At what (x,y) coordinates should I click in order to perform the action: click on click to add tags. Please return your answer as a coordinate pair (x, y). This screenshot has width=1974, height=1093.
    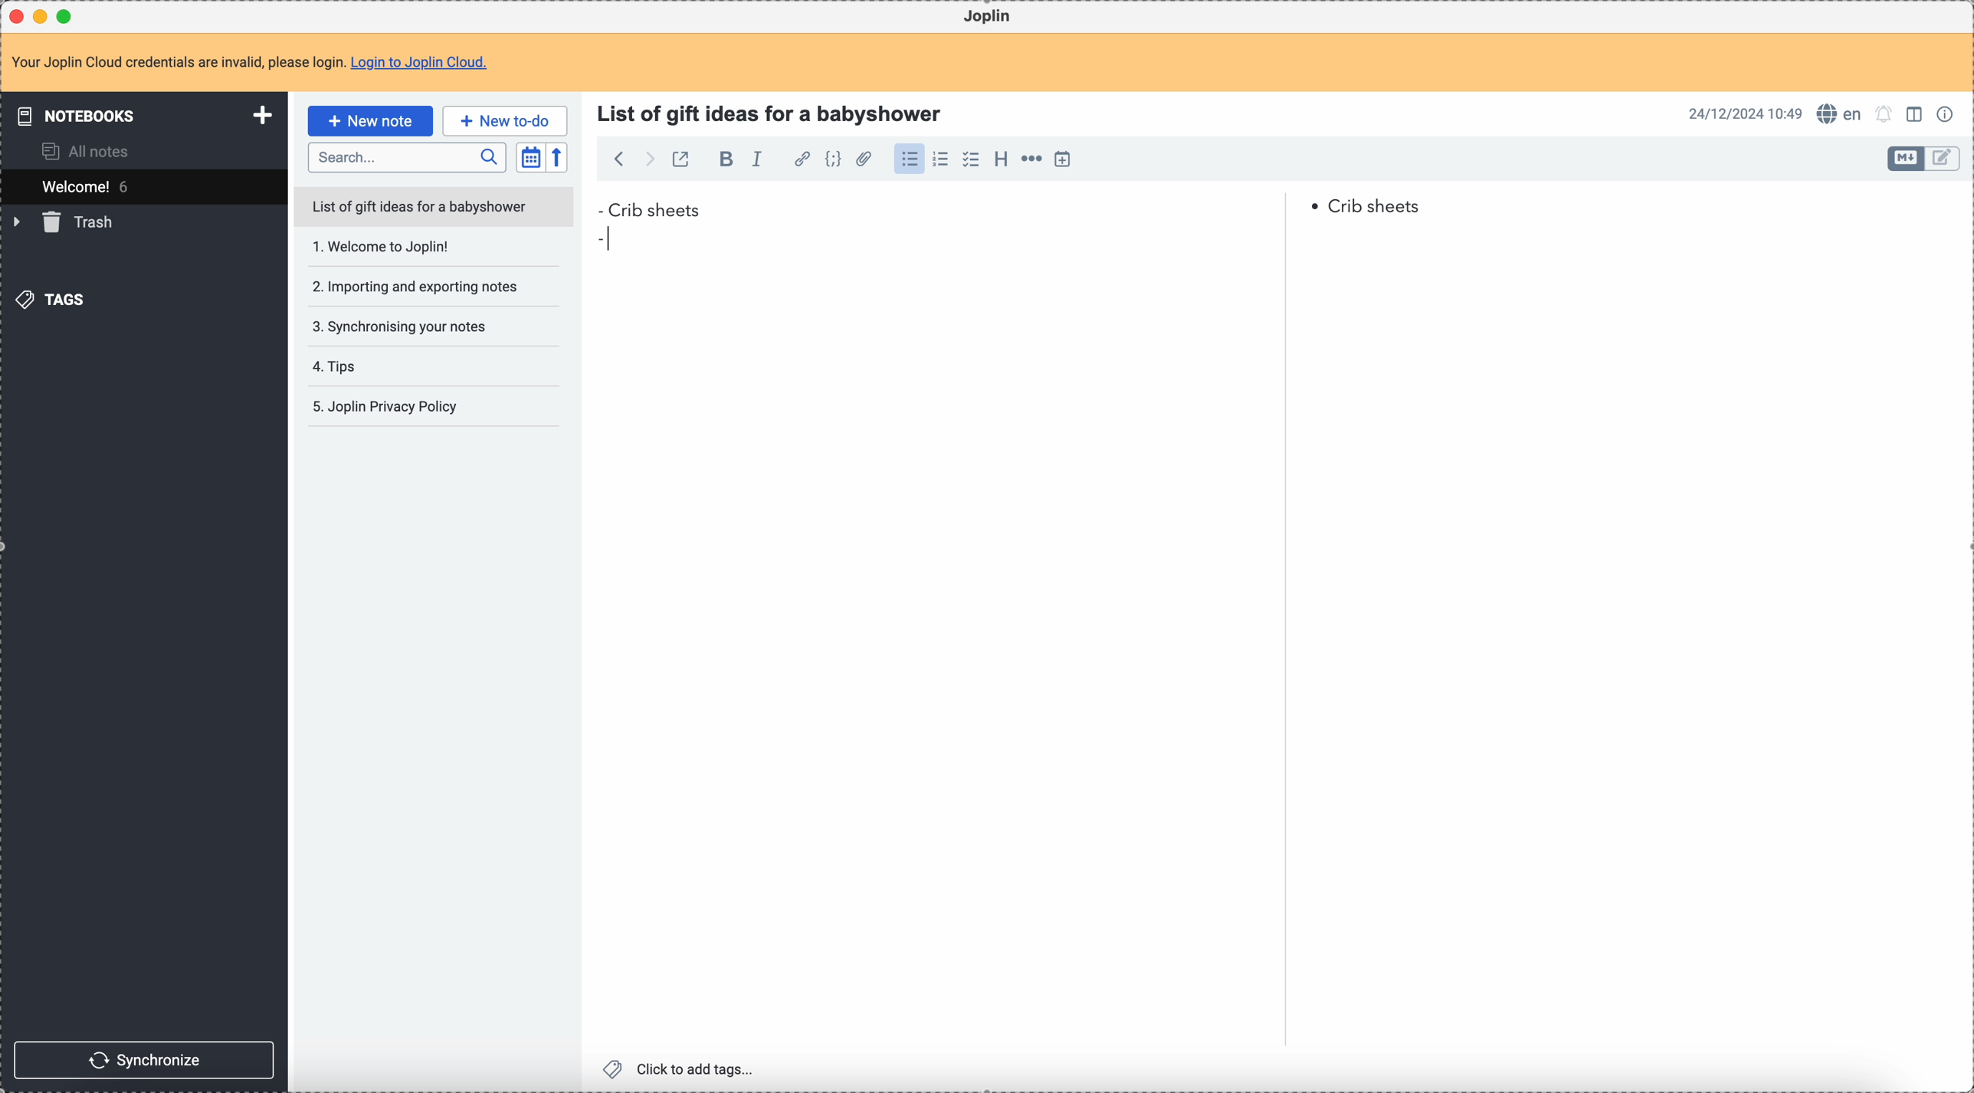
    Looking at the image, I should click on (679, 1068).